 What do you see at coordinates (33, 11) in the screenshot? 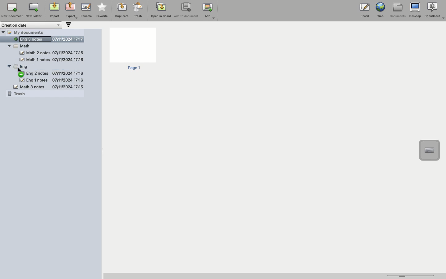
I see `New folder` at bounding box center [33, 11].